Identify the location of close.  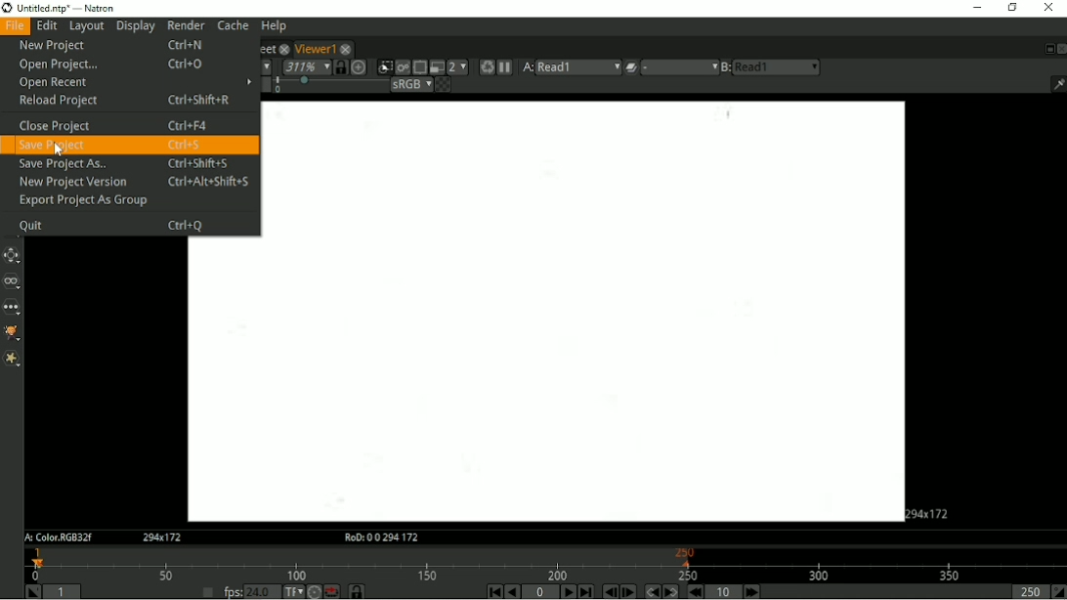
(347, 50).